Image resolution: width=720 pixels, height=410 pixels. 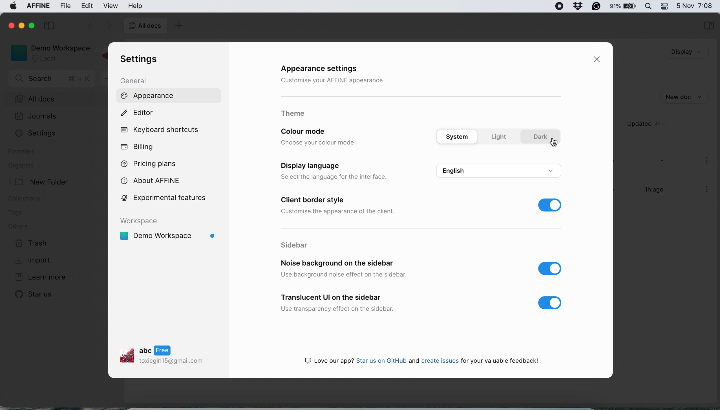 I want to click on light, so click(x=499, y=137).